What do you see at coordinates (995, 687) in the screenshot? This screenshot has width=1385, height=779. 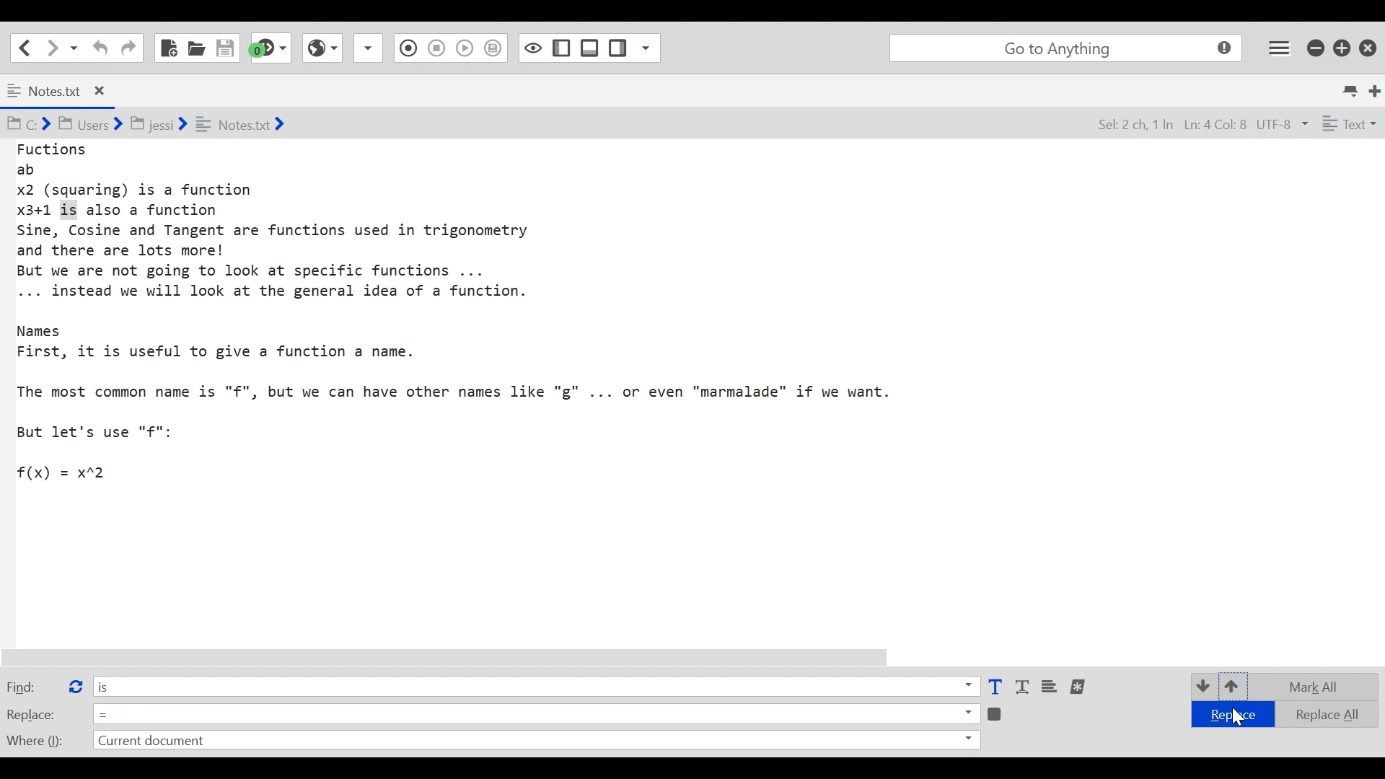 I see `match case` at bounding box center [995, 687].